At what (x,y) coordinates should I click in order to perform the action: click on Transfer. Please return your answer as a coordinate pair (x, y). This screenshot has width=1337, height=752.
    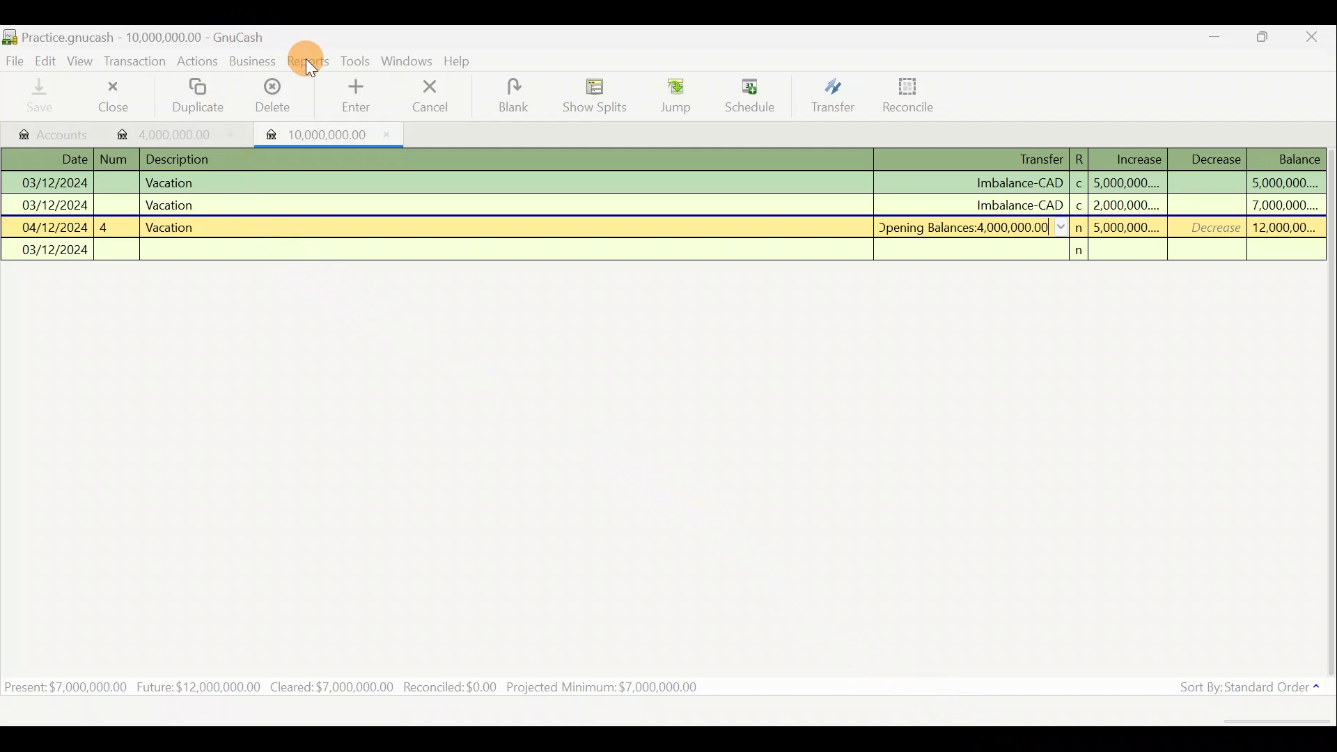
    Looking at the image, I should click on (830, 97).